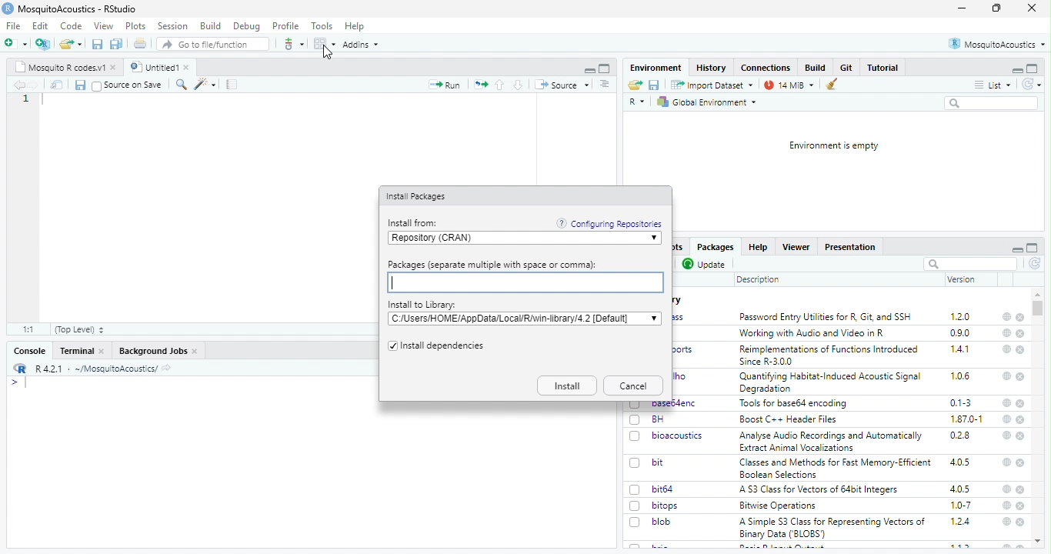  Describe the element at coordinates (324, 44) in the screenshot. I see `grid` at that location.